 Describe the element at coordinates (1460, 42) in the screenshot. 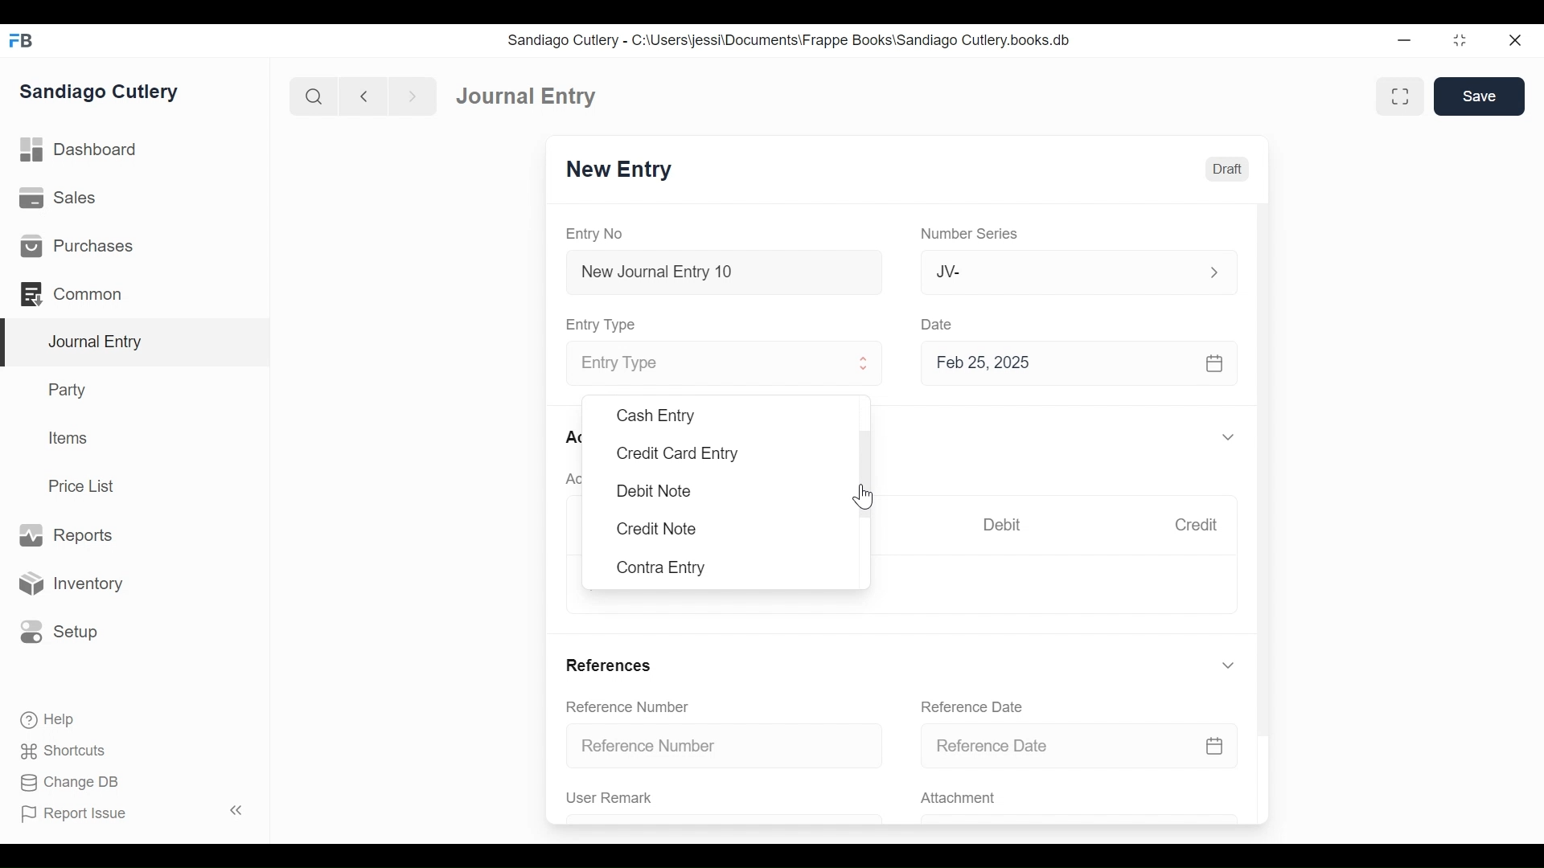

I see `Restore` at that location.